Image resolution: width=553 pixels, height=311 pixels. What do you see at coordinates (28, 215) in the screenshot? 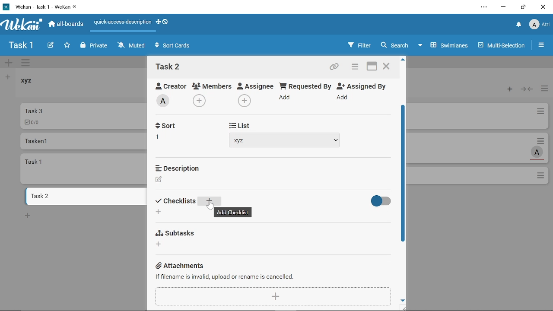
I see `New` at bounding box center [28, 215].